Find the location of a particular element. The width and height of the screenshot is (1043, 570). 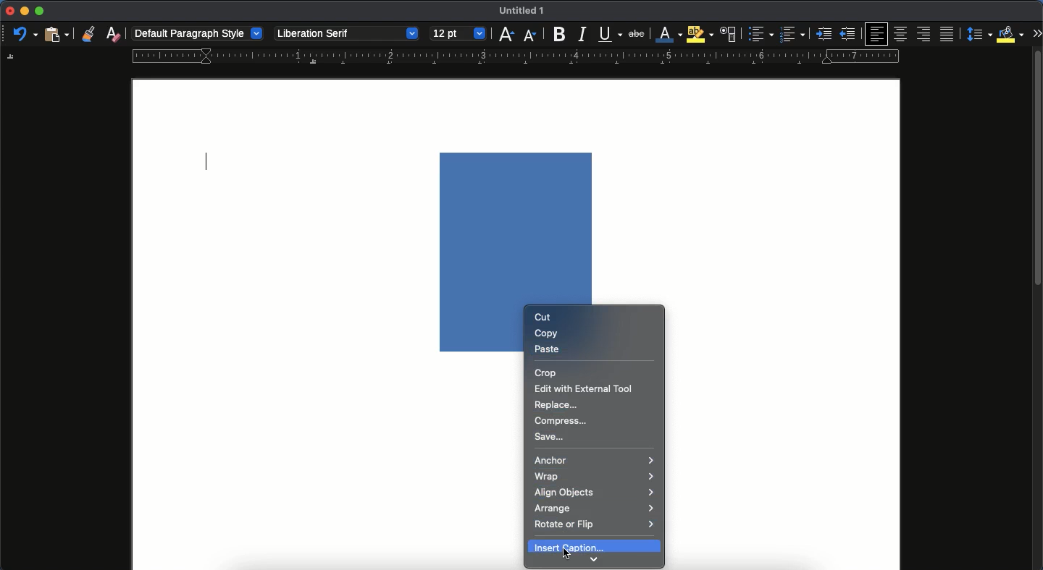

paragraph spacing is located at coordinates (981, 33).